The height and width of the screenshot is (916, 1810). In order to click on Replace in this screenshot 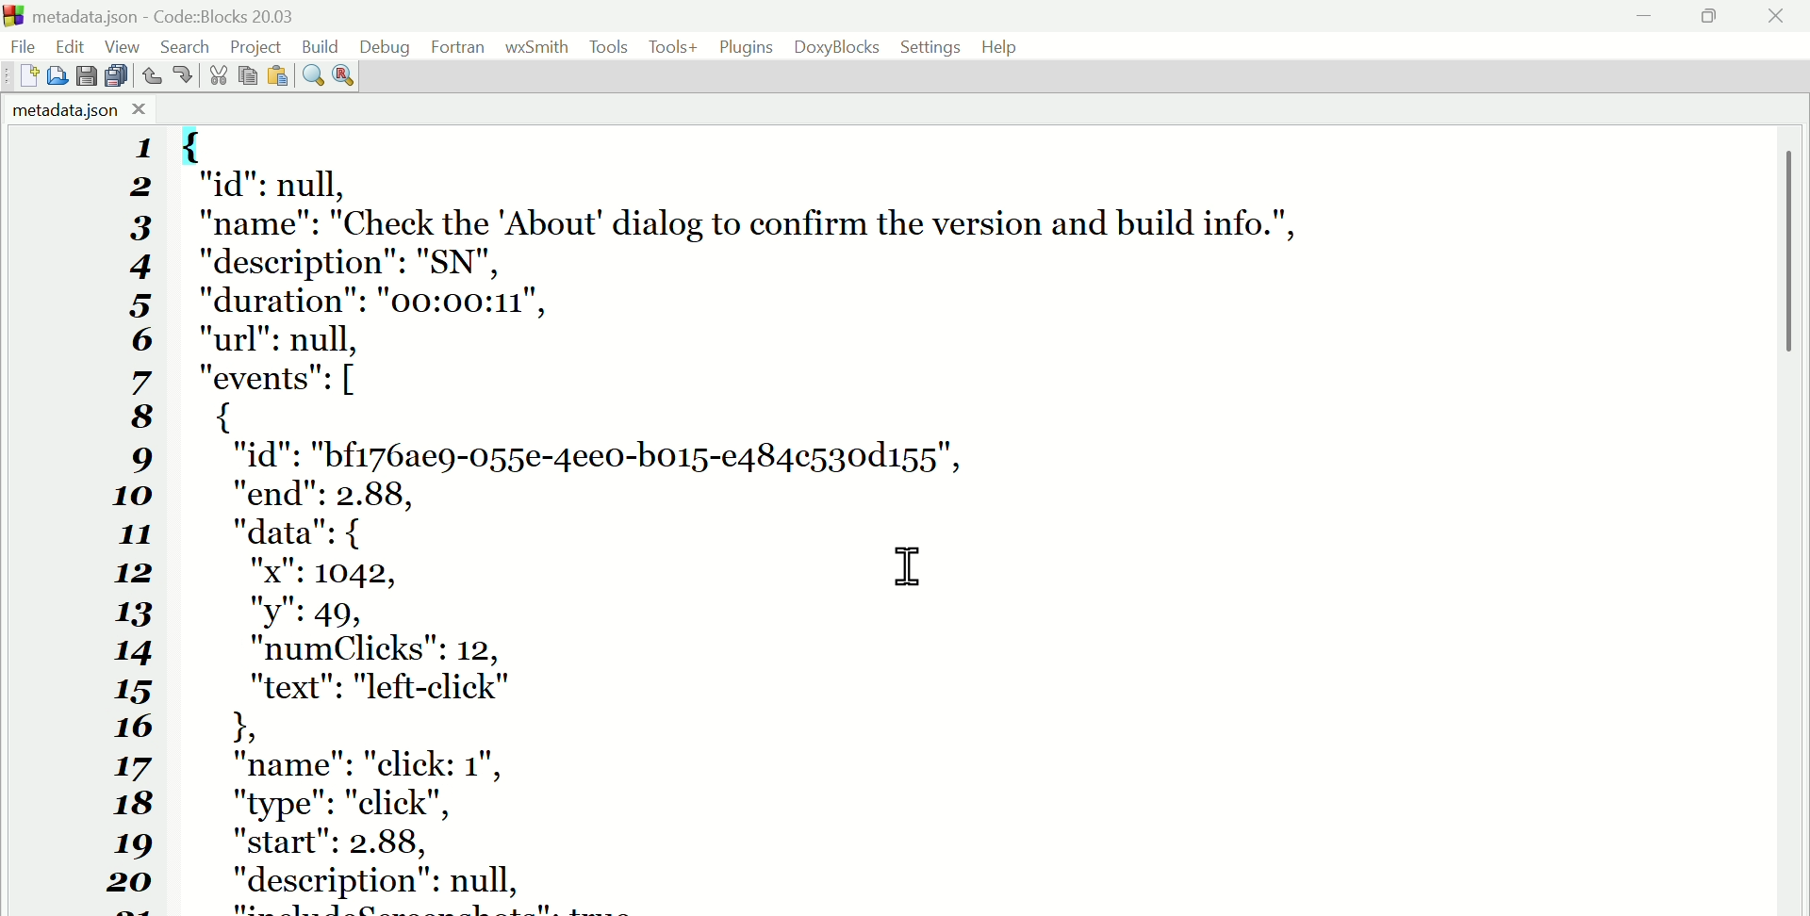, I will do `click(343, 74)`.